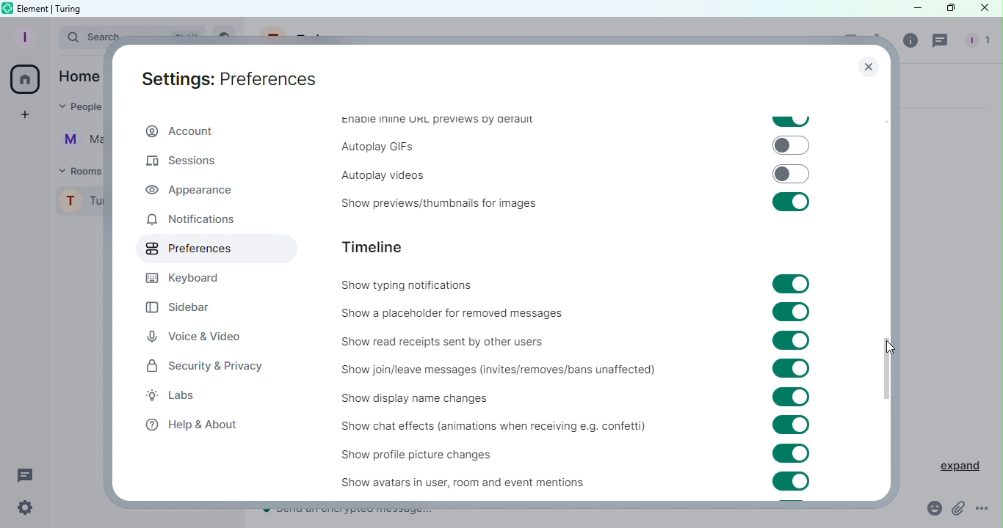 Image resolution: width=1003 pixels, height=528 pixels. I want to click on Minimize, so click(908, 9).